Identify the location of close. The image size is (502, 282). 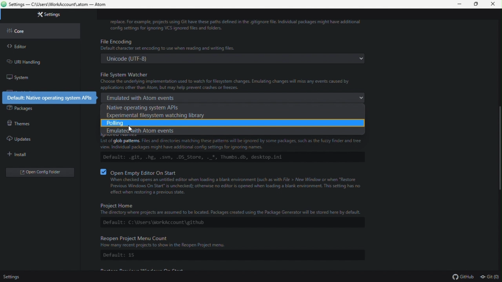
(493, 4).